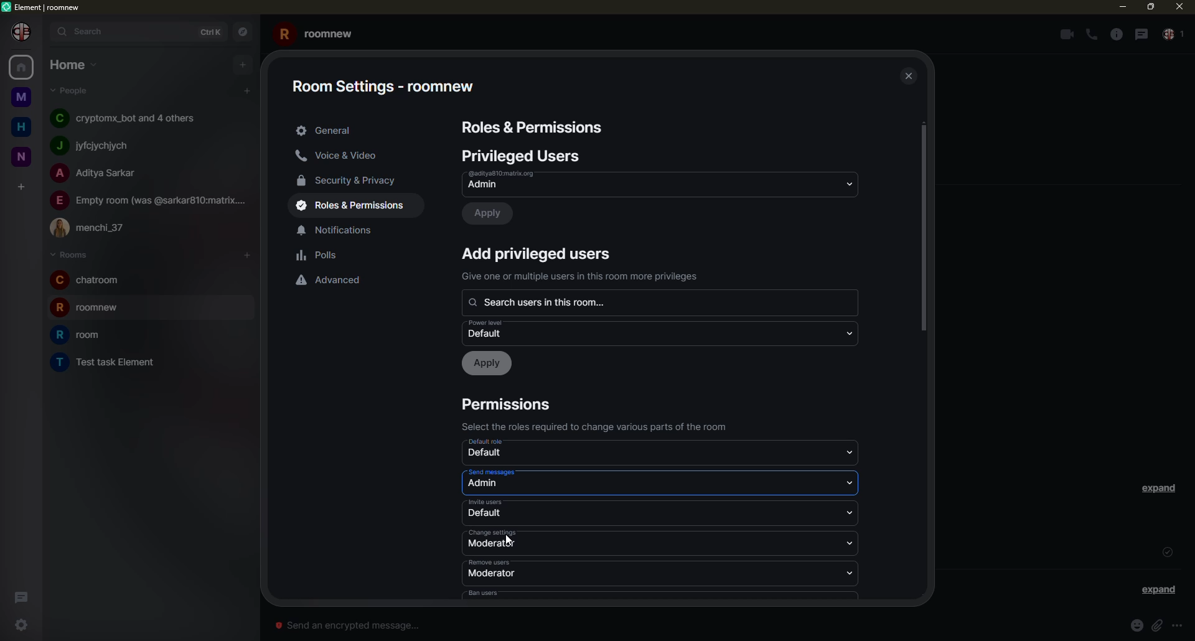 Image resolution: width=1195 pixels, height=641 pixels. What do you see at coordinates (42, 6) in the screenshot?
I see `element` at bounding box center [42, 6].